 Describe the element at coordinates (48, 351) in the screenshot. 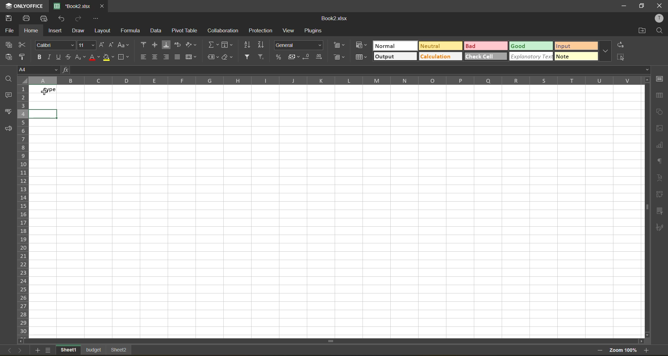

I see `sheet list` at that location.